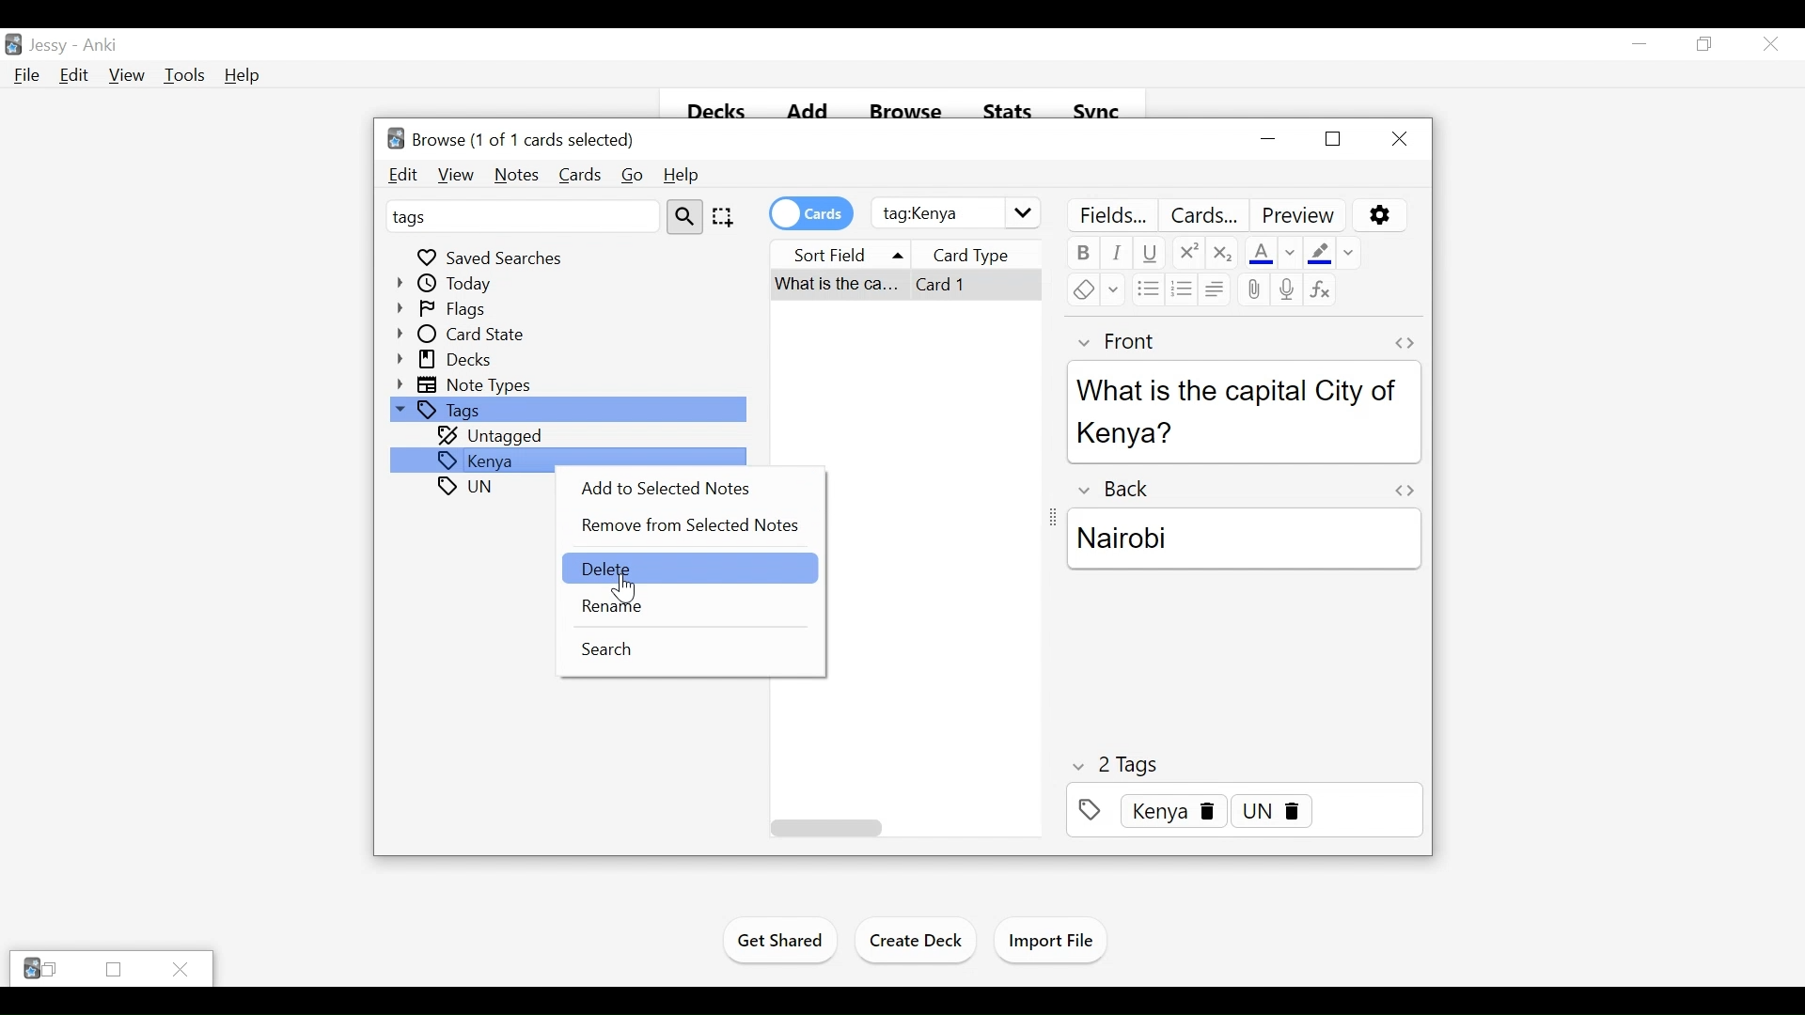  Describe the element at coordinates (1123, 341) in the screenshot. I see `Front` at that location.